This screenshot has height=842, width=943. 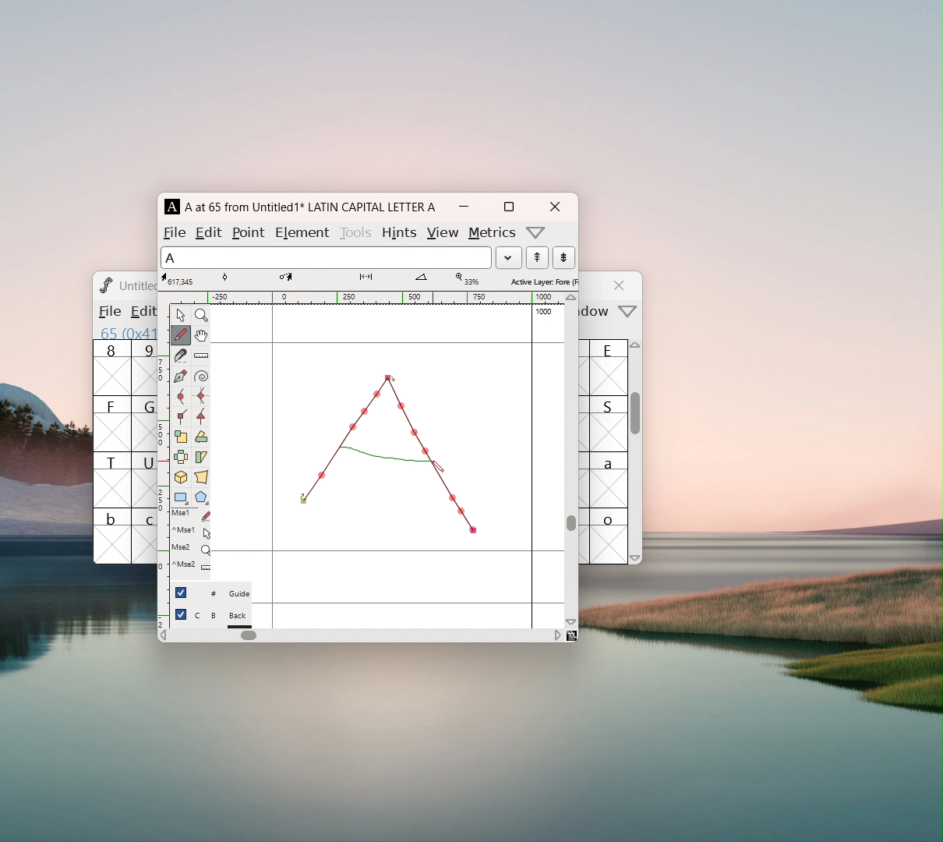 What do you see at coordinates (111, 368) in the screenshot?
I see `8` at bounding box center [111, 368].